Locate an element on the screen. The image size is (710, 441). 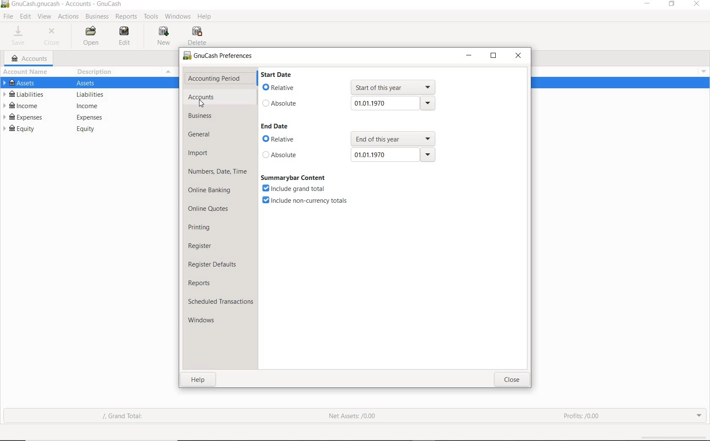
 is located at coordinates (5, 4).